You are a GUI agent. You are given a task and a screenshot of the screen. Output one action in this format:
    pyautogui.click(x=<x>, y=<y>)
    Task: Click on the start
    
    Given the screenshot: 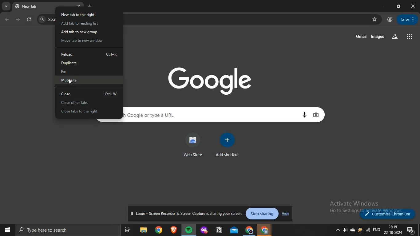 What is the action you would take?
    pyautogui.click(x=6, y=229)
    